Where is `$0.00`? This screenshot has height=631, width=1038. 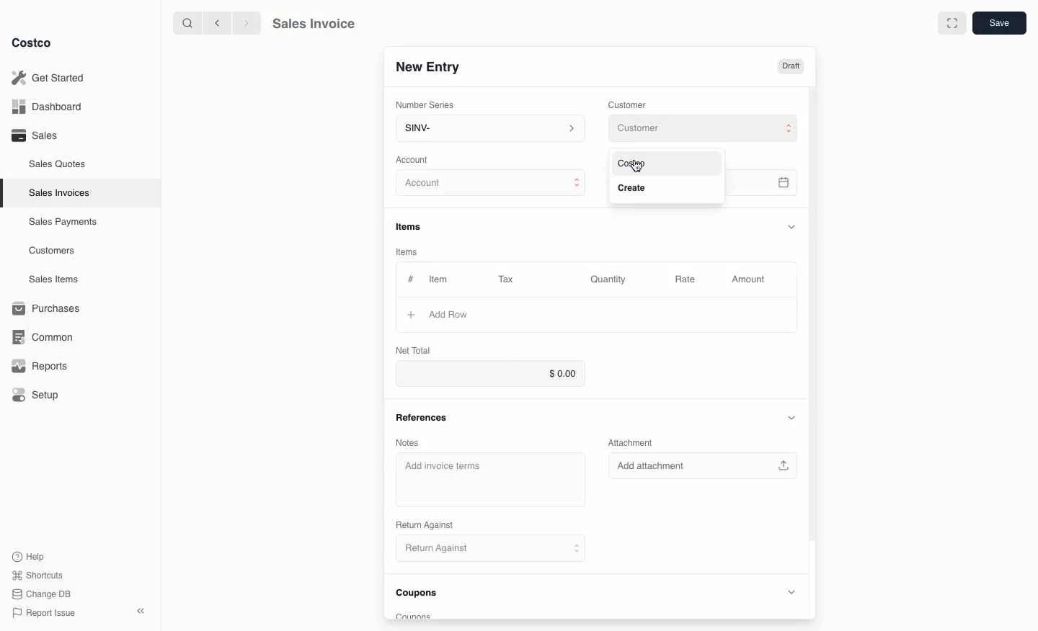
$0.00 is located at coordinates (487, 374).